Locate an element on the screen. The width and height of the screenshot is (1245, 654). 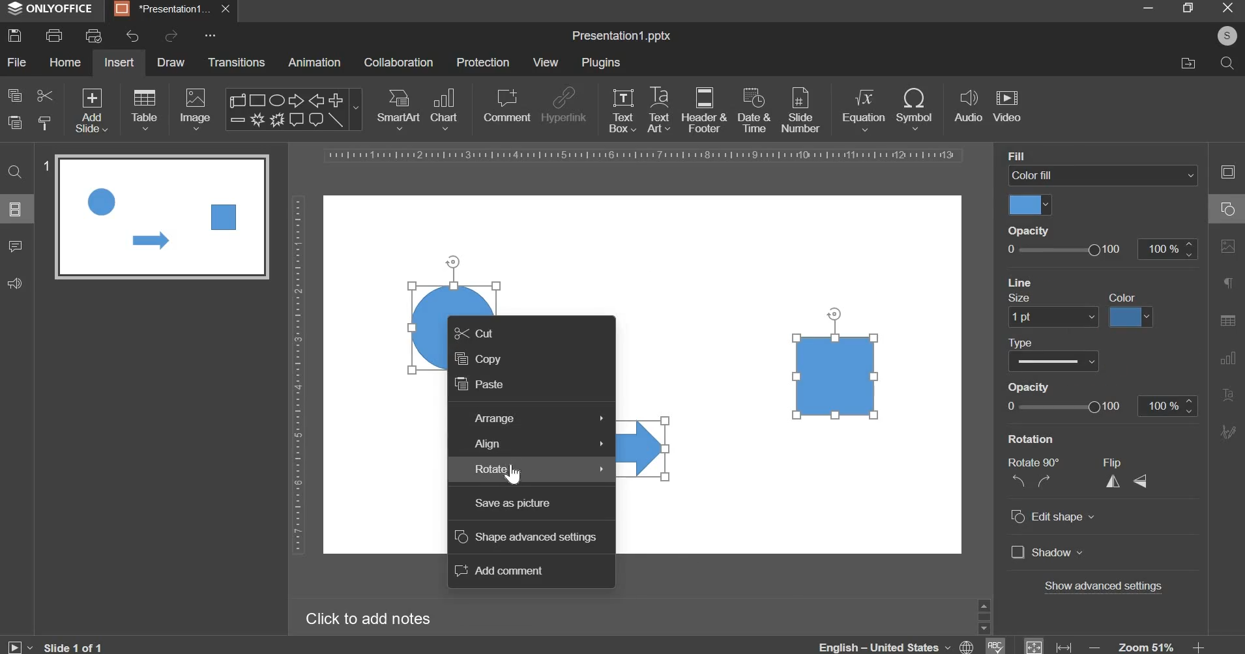
shape advanced settings is located at coordinates (526, 537).